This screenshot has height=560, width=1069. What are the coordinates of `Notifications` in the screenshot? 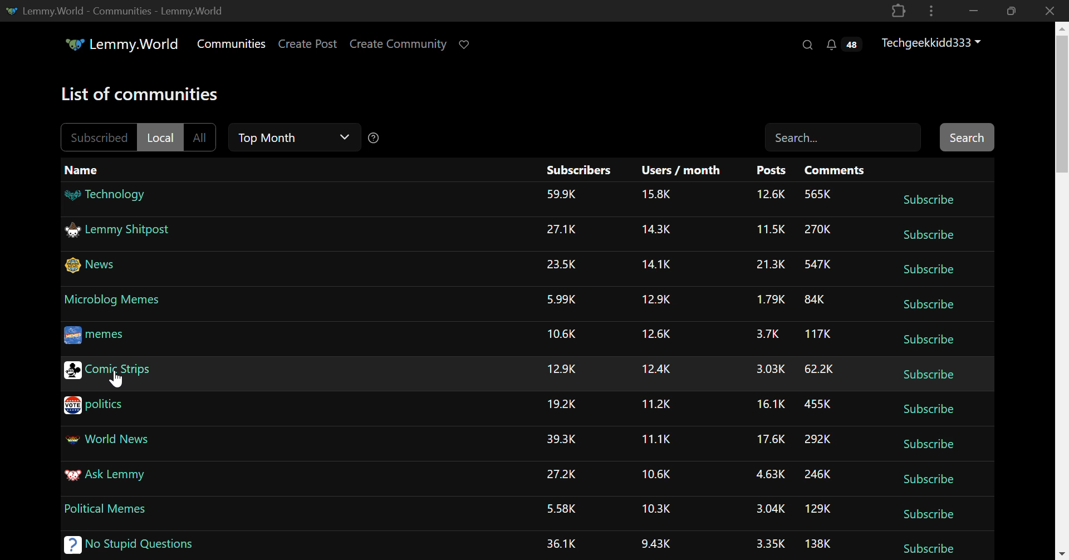 It's located at (842, 46).